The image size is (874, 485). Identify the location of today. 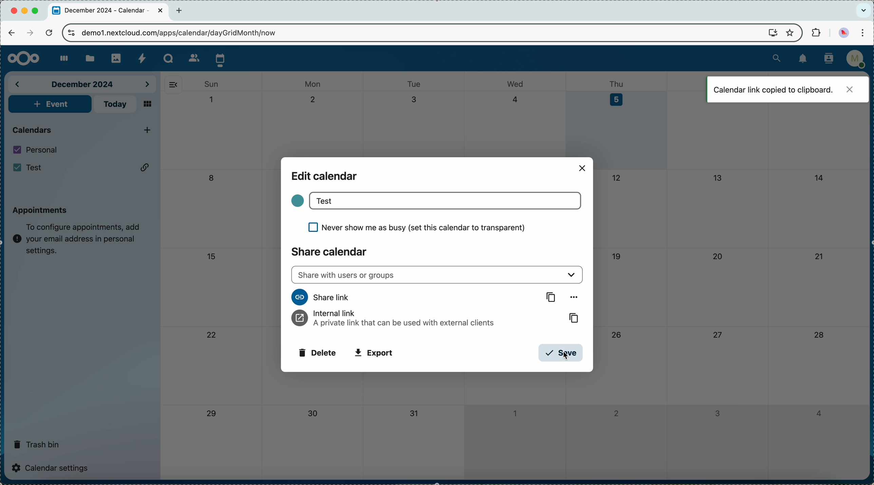
(116, 104).